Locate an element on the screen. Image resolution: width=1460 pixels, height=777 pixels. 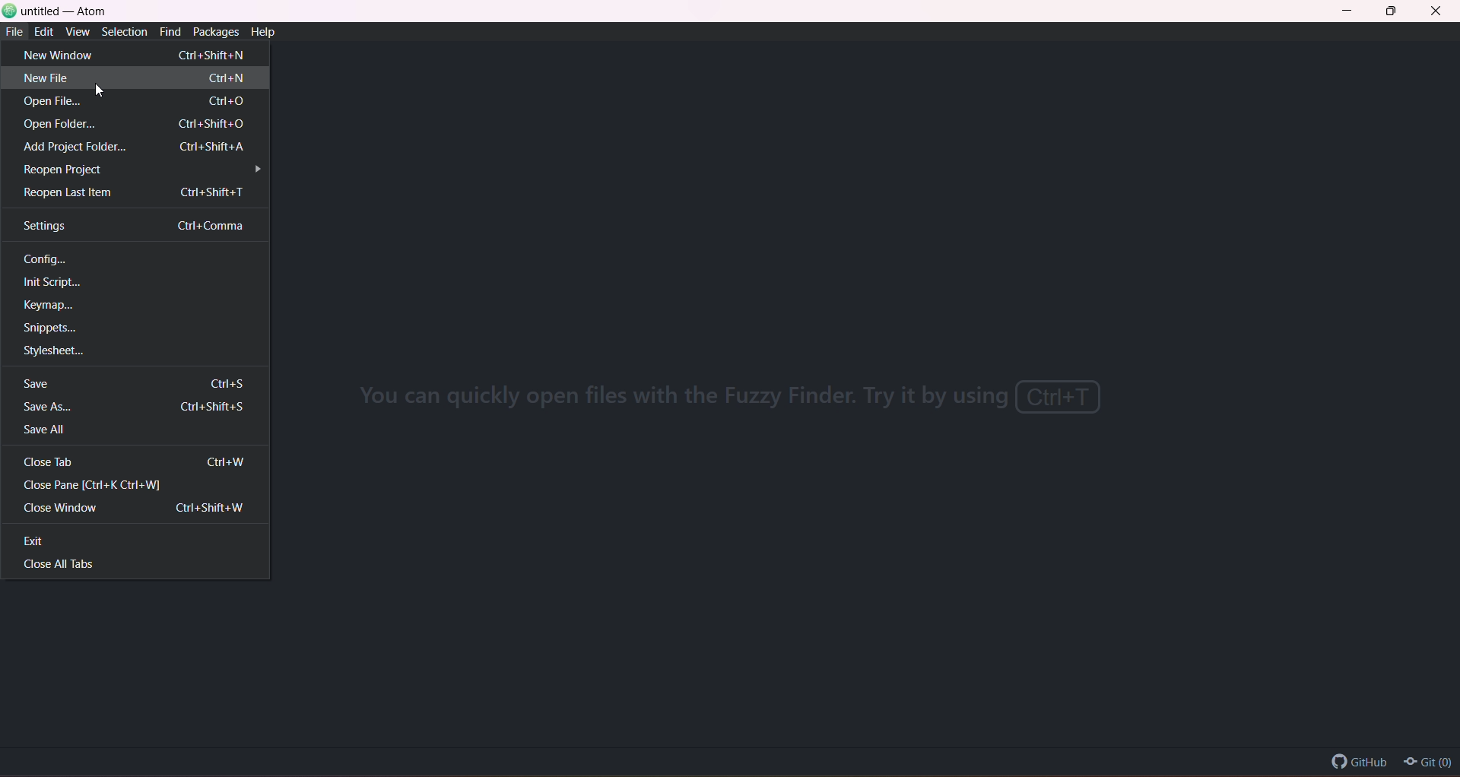
Packages is located at coordinates (216, 32).